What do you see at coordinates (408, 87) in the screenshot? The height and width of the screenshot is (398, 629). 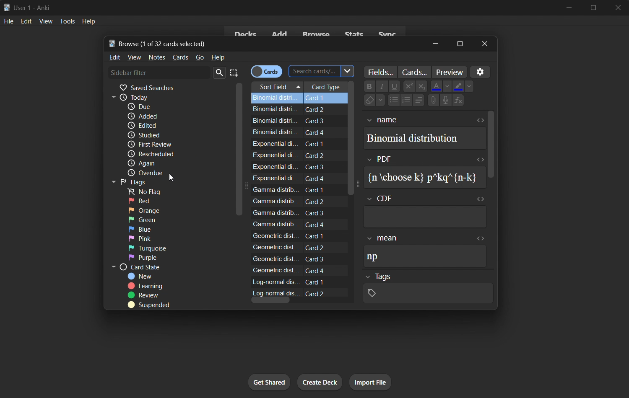 I see `superscript` at bounding box center [408, 87].